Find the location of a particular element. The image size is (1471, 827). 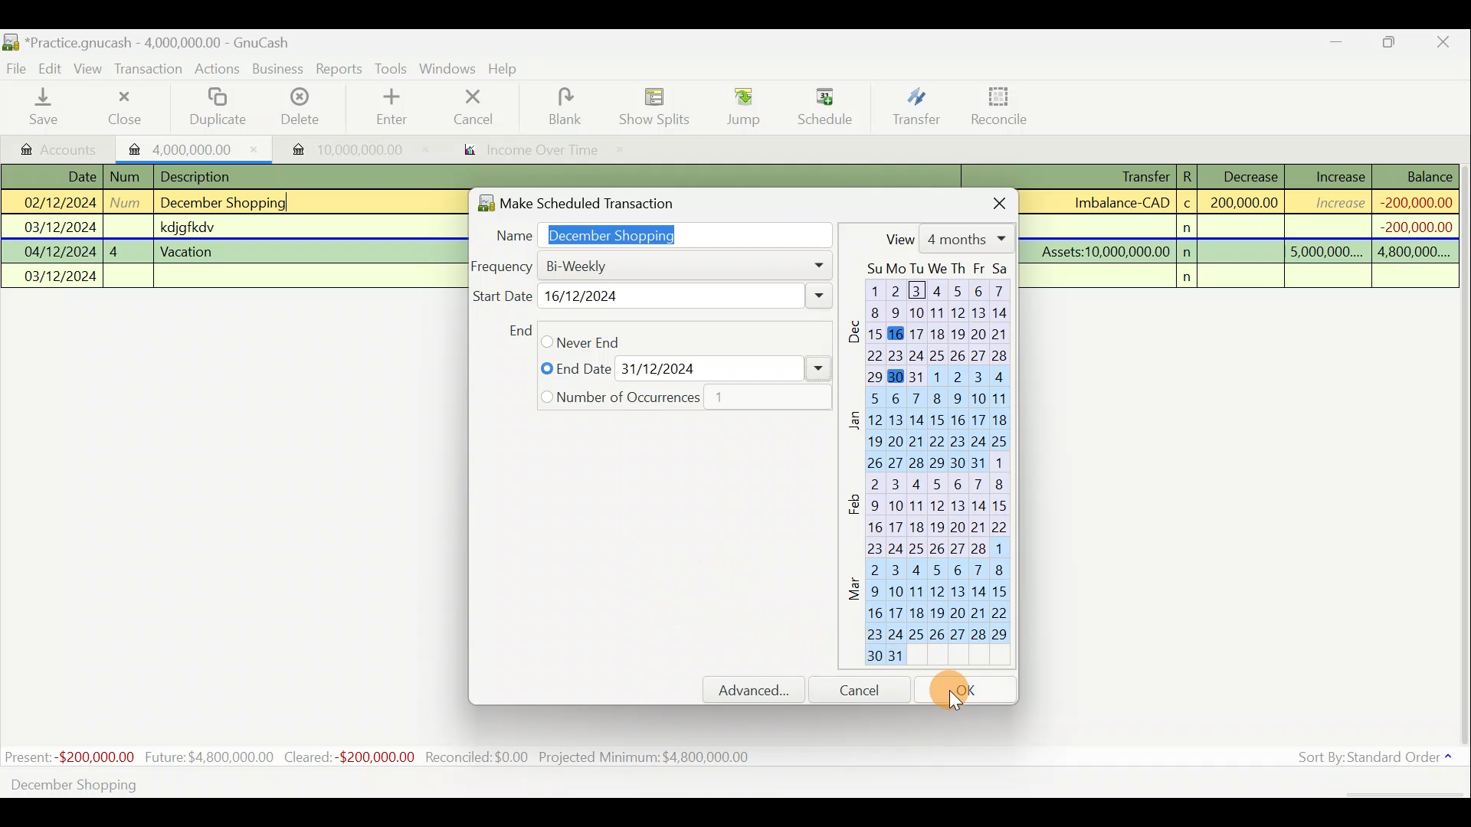

Help is located at coordinates (509, 69).